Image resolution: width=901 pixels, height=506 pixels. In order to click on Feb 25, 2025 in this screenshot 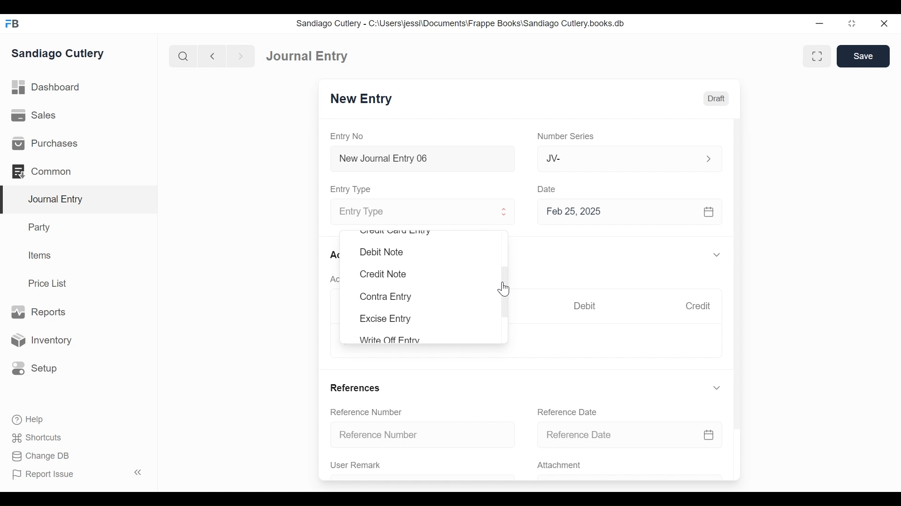, I will do `click(626, 211)`.